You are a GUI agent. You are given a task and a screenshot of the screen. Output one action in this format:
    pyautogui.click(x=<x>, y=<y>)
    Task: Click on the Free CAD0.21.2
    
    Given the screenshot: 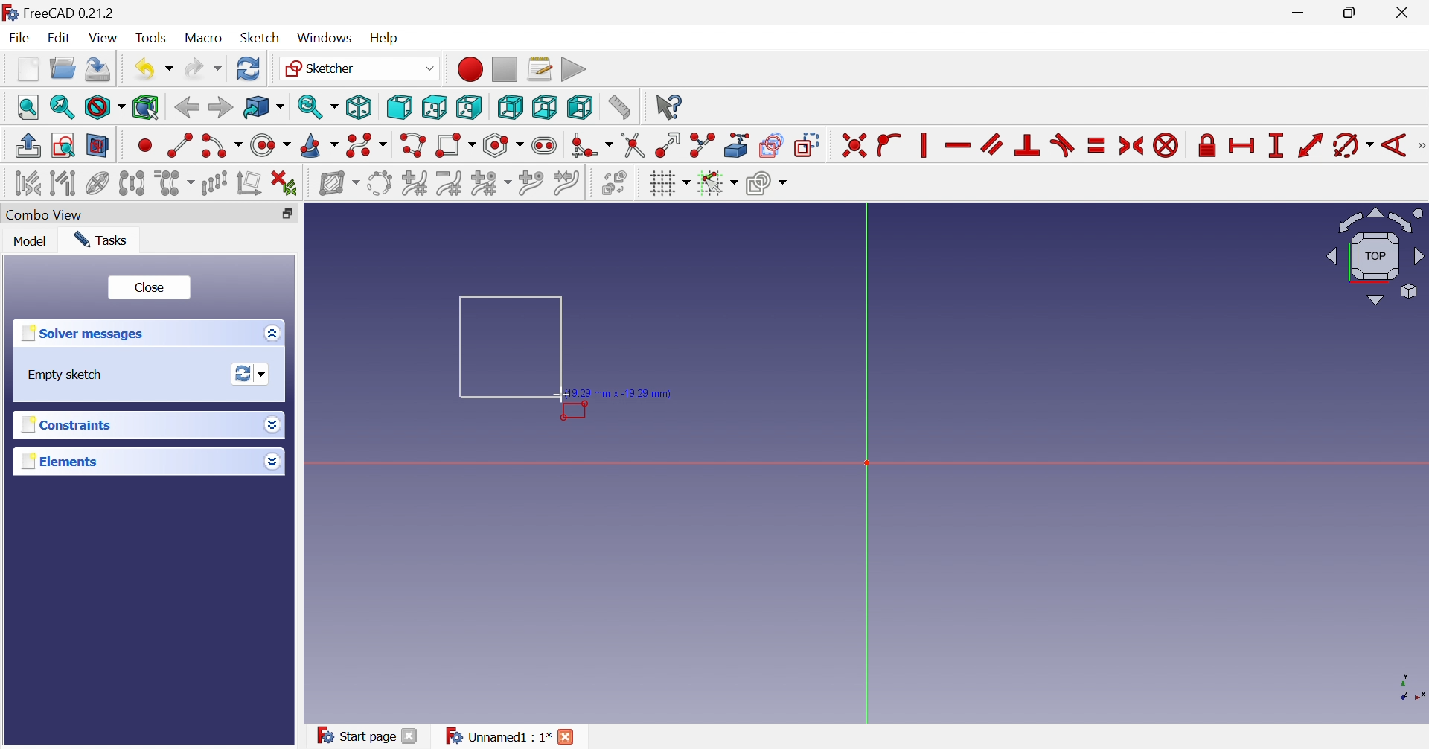 What is the action you would take?
    pyautogui.click(x=70, y=11)
    